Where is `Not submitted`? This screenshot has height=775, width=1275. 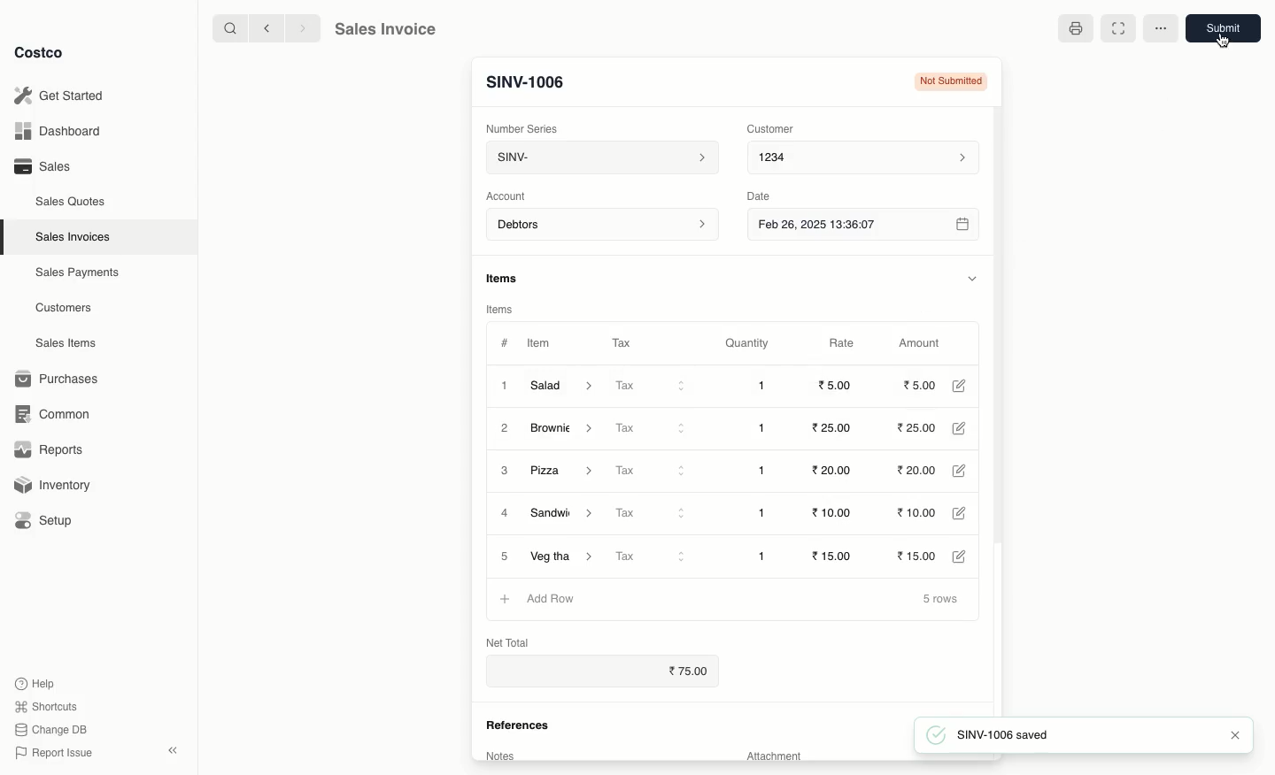 Not submitted is located at coordinates (951, 82).